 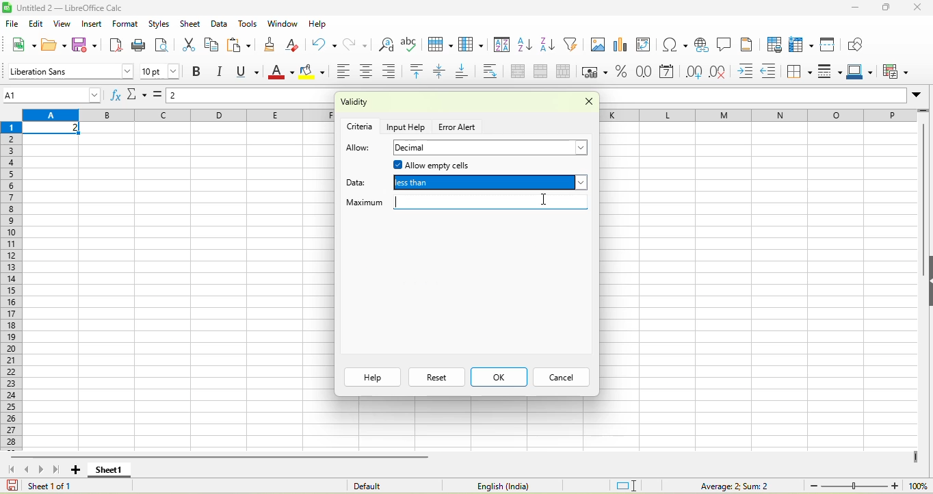 I want to click on column, so click(x=473, y=45).